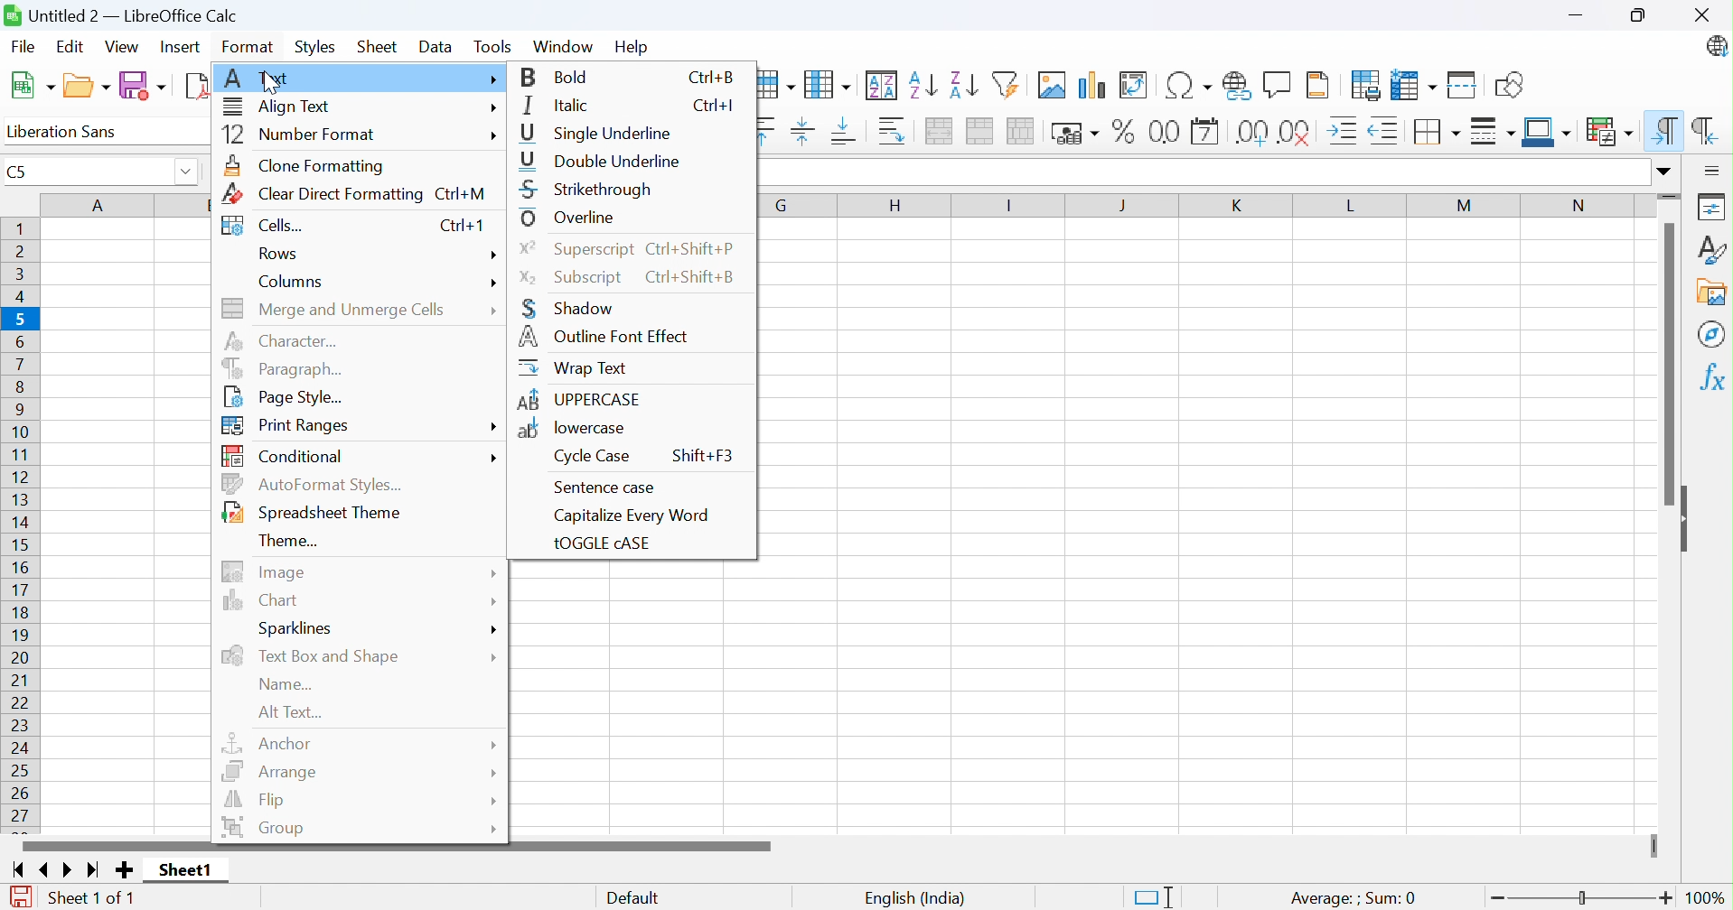  Describe the element at coordinates (844, 130) in the screenshot. I see `Align bottom` at that location.